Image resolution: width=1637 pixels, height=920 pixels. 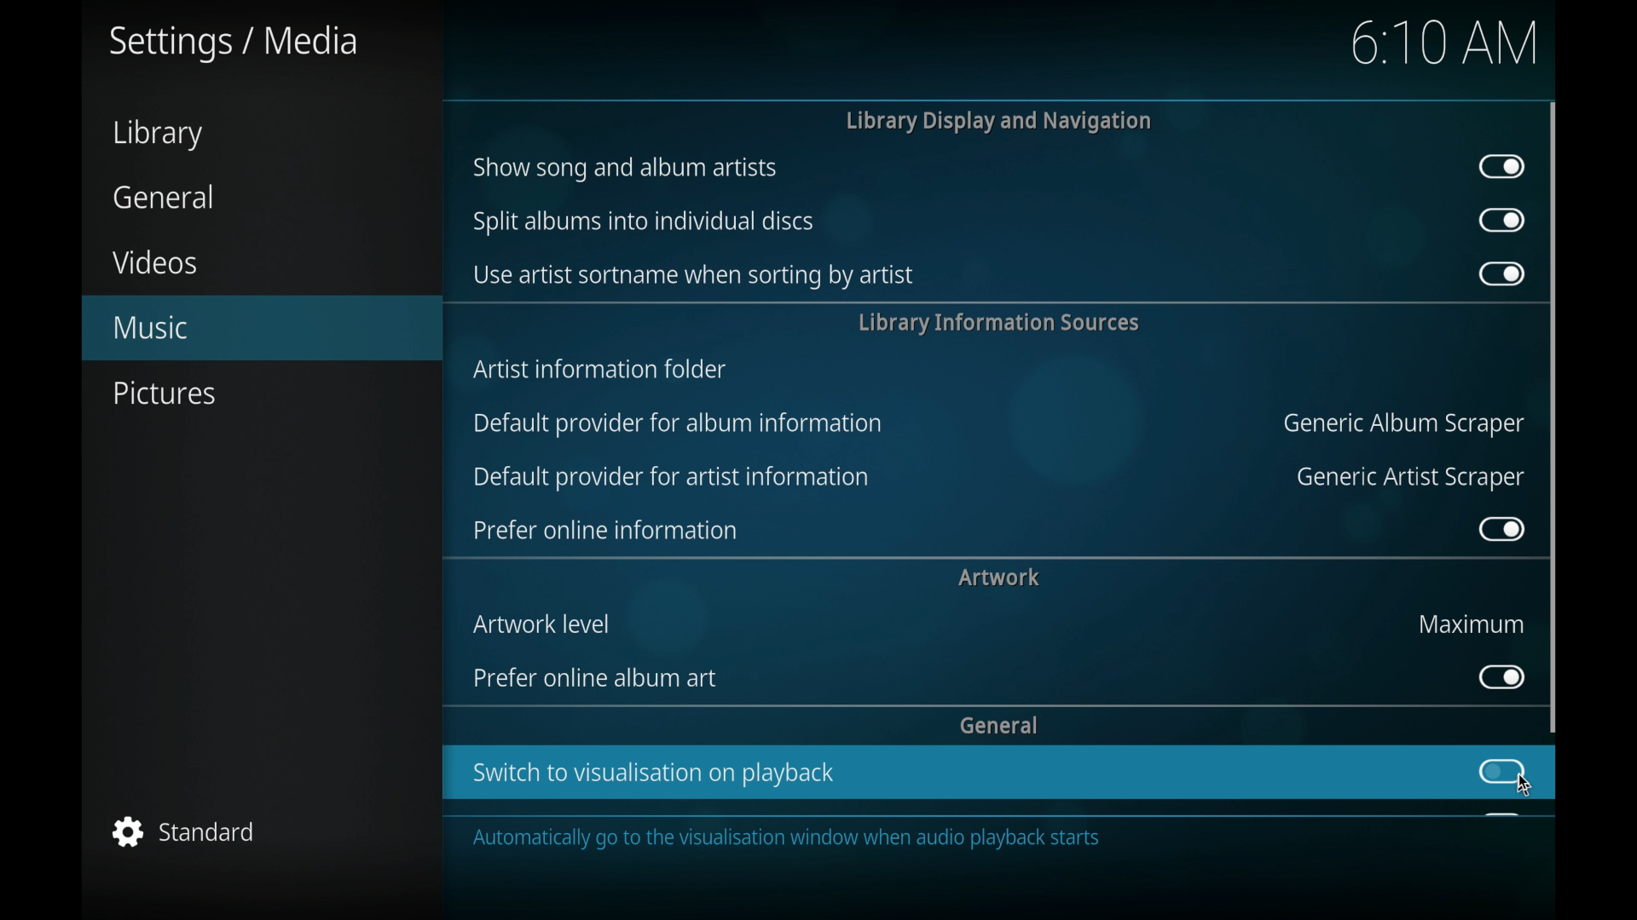 What do you see at coordinates (677, 422) in the screenshot?
I see `default provider for album information` at bounding box center [677, 422].